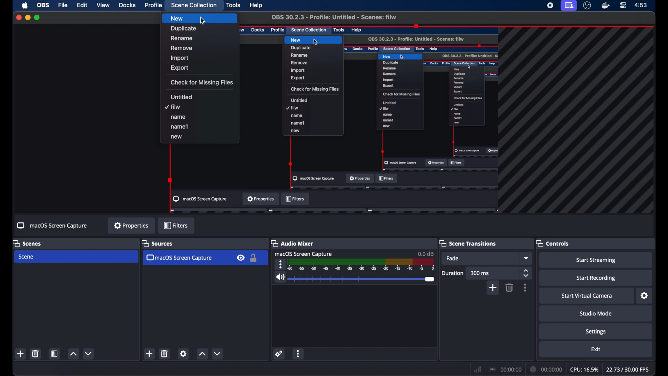 The width and height of the screenshot is (668, 376). What do you see at coordinates (28, 243) in the screenshot?
I see `scenes` at bounding box center [28, 243].